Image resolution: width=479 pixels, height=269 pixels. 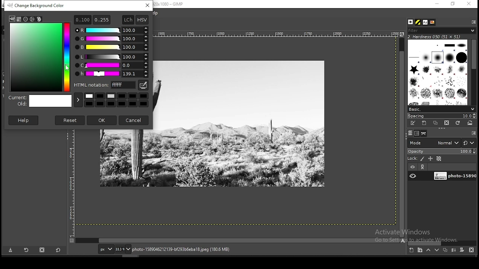 What do you see at coordinates (430, 158) in the screenshot?
I see `lock size and position` at bounding box center [430, 158].